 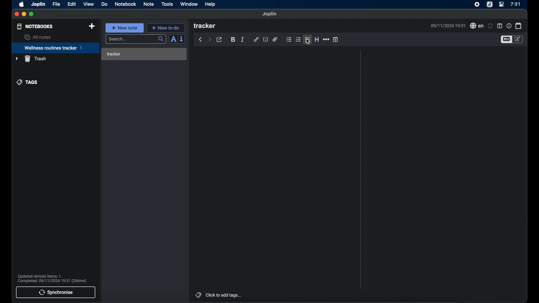 What do you see at coordinates (275, 40) in the screenshot?
I see `attach file` at bounding box center [275, 40].